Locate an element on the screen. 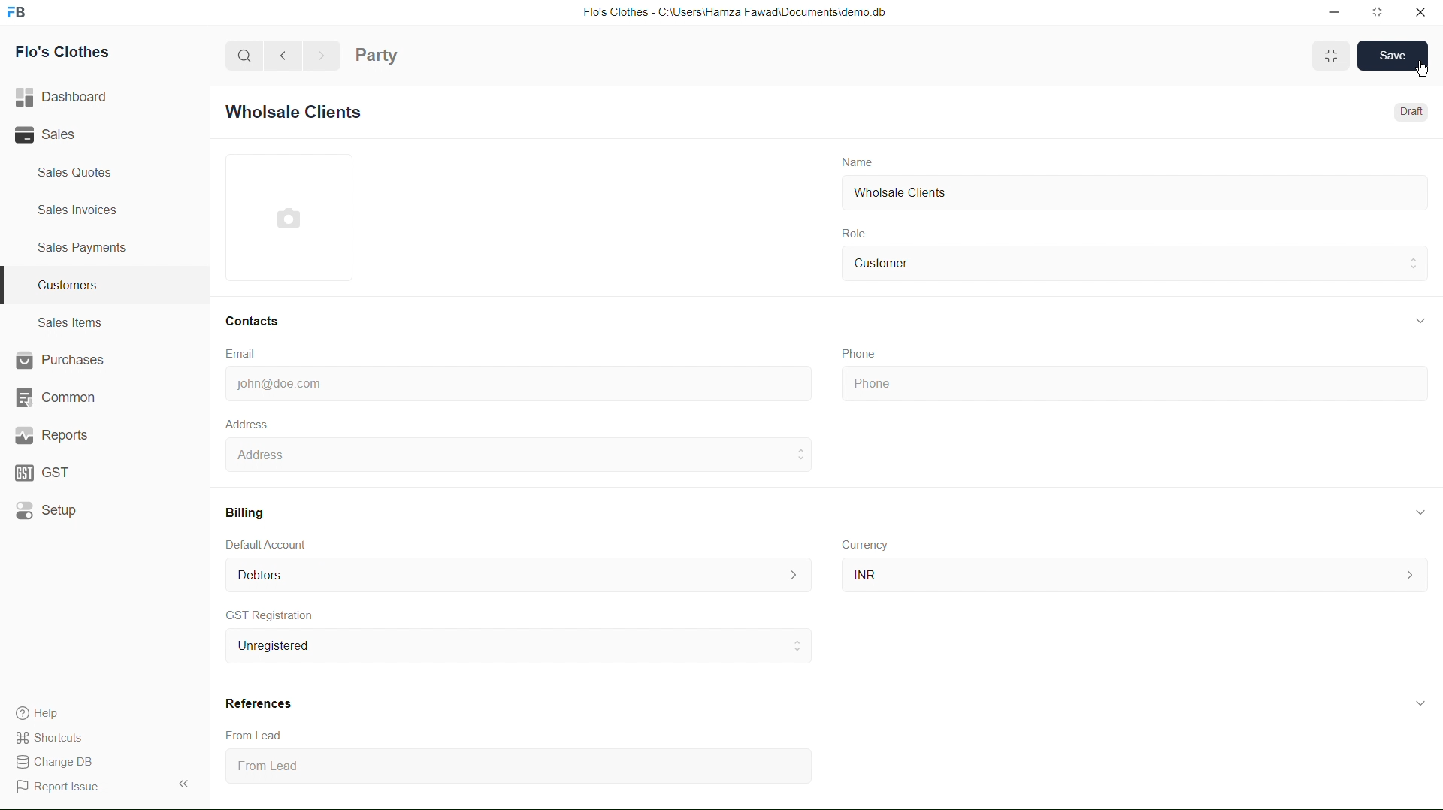 This screenshot has width=1443, height=810. Contacts is located at coordinates (256, 321).